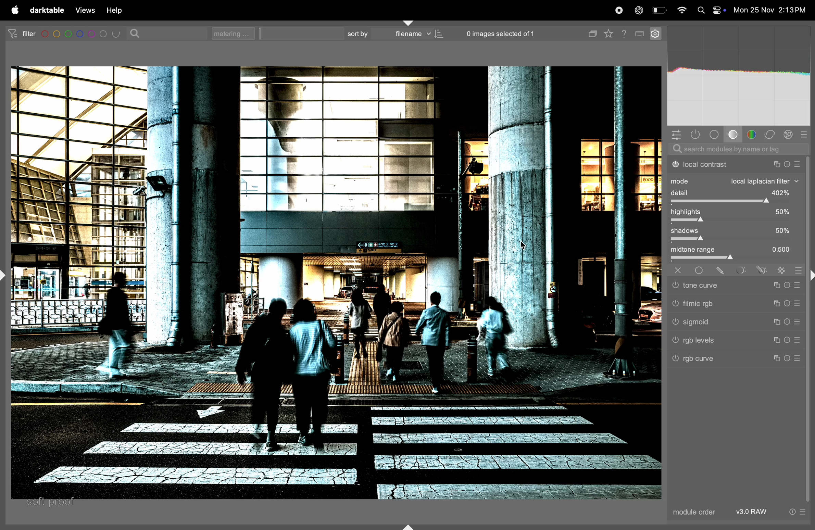 The height and width of the screenshot is (530, 815). I want to click on toggle, so click(738, 259).